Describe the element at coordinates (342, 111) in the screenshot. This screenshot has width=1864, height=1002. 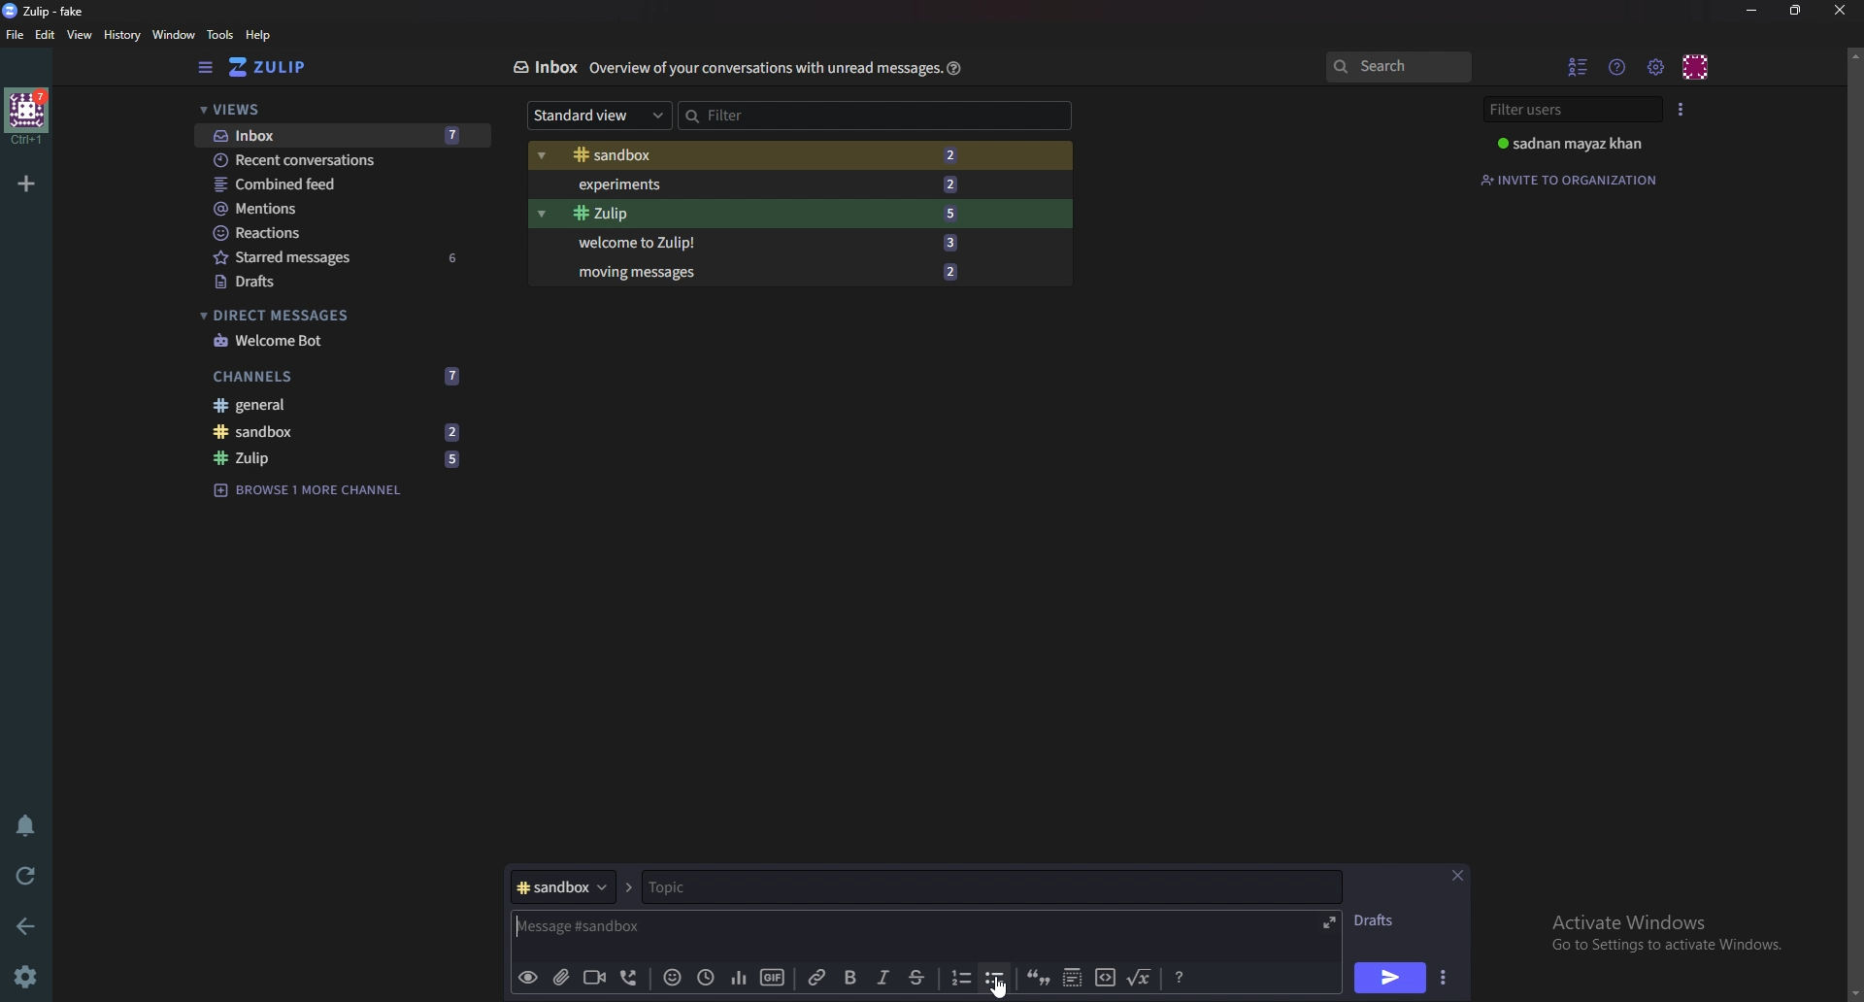
I see `views` at that location.